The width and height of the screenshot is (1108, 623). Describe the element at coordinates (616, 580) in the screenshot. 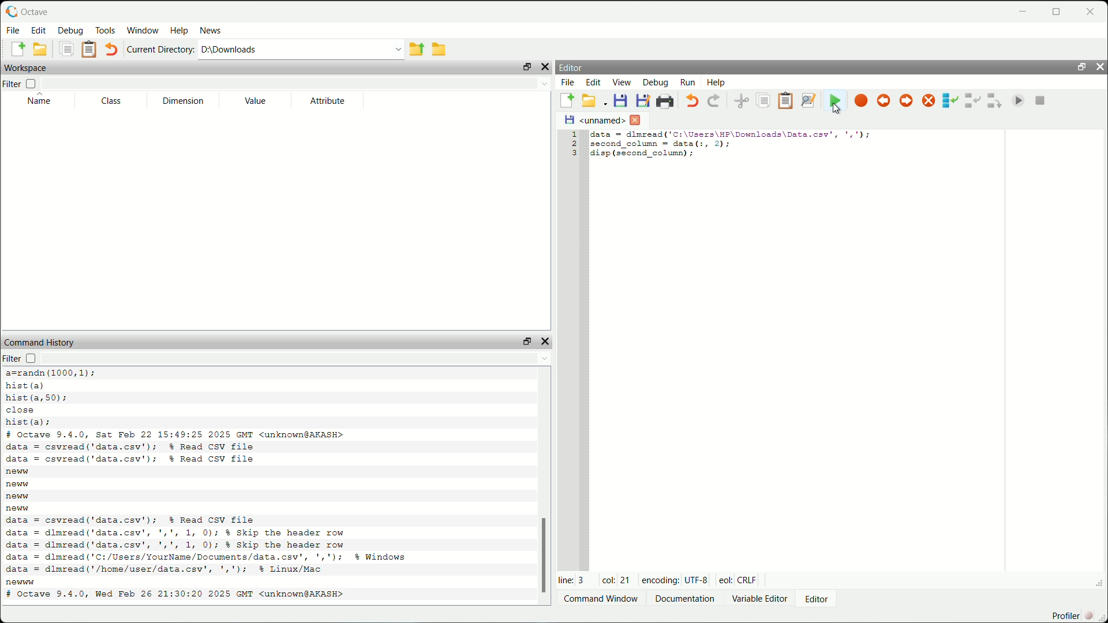

I see `col: 21` at that location.